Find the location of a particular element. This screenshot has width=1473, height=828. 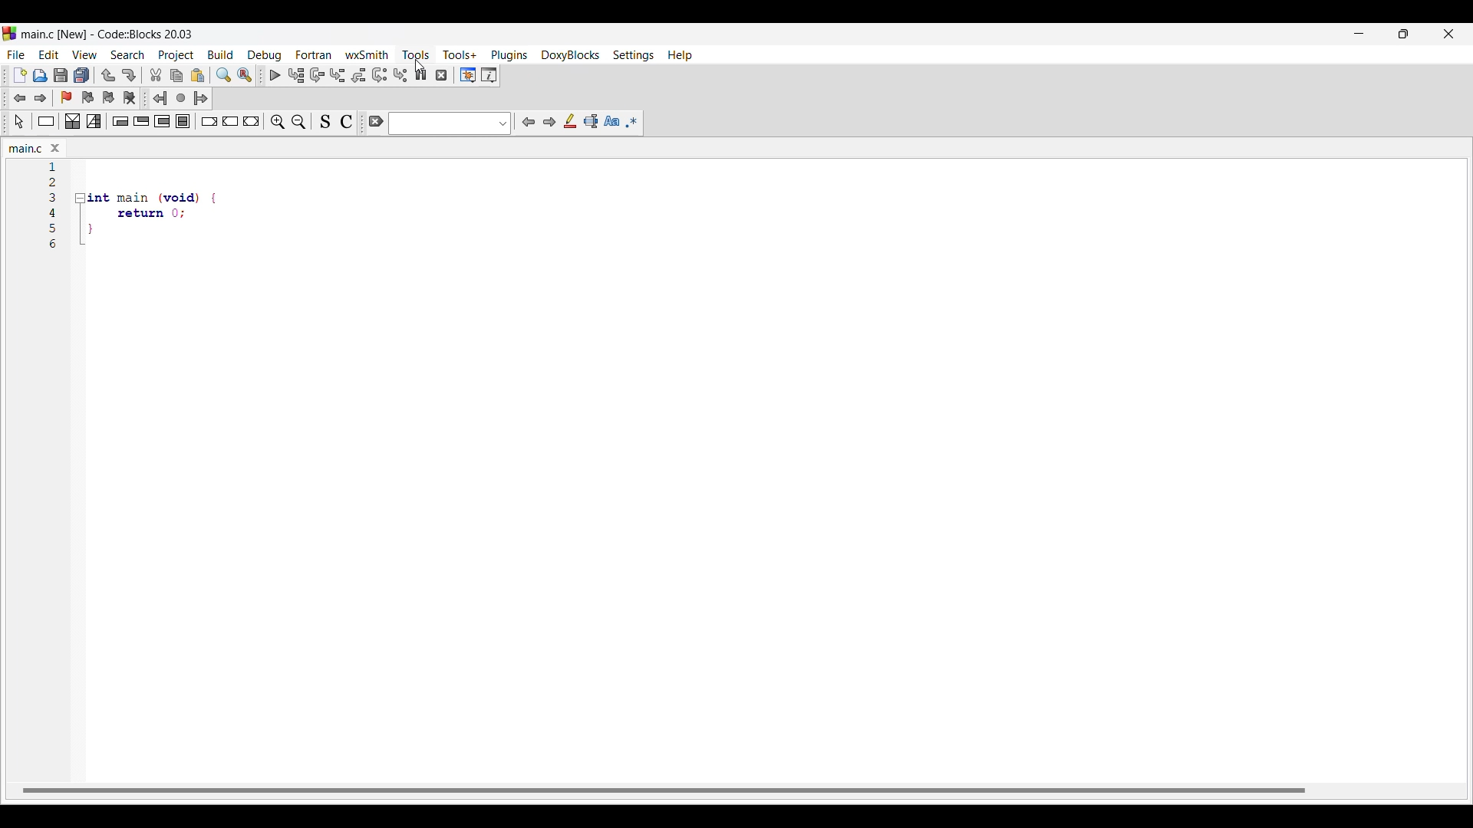

Instruction is located at coordinates (46, 121).